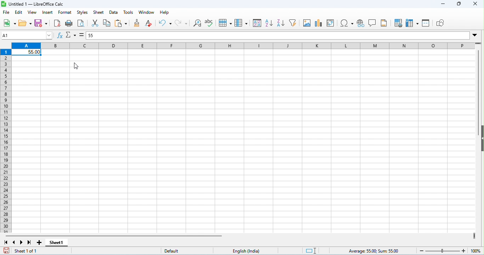 This screenshot has width=484, height=255. Describe the element at coordinates (281, 23) in the screenshot. I see `sort descending` at that location.